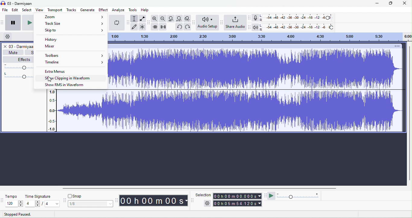 The image size is (412, 218). Describe the element at coordinates (163, 19) in the screenshot. I see `zoom out` at that location.